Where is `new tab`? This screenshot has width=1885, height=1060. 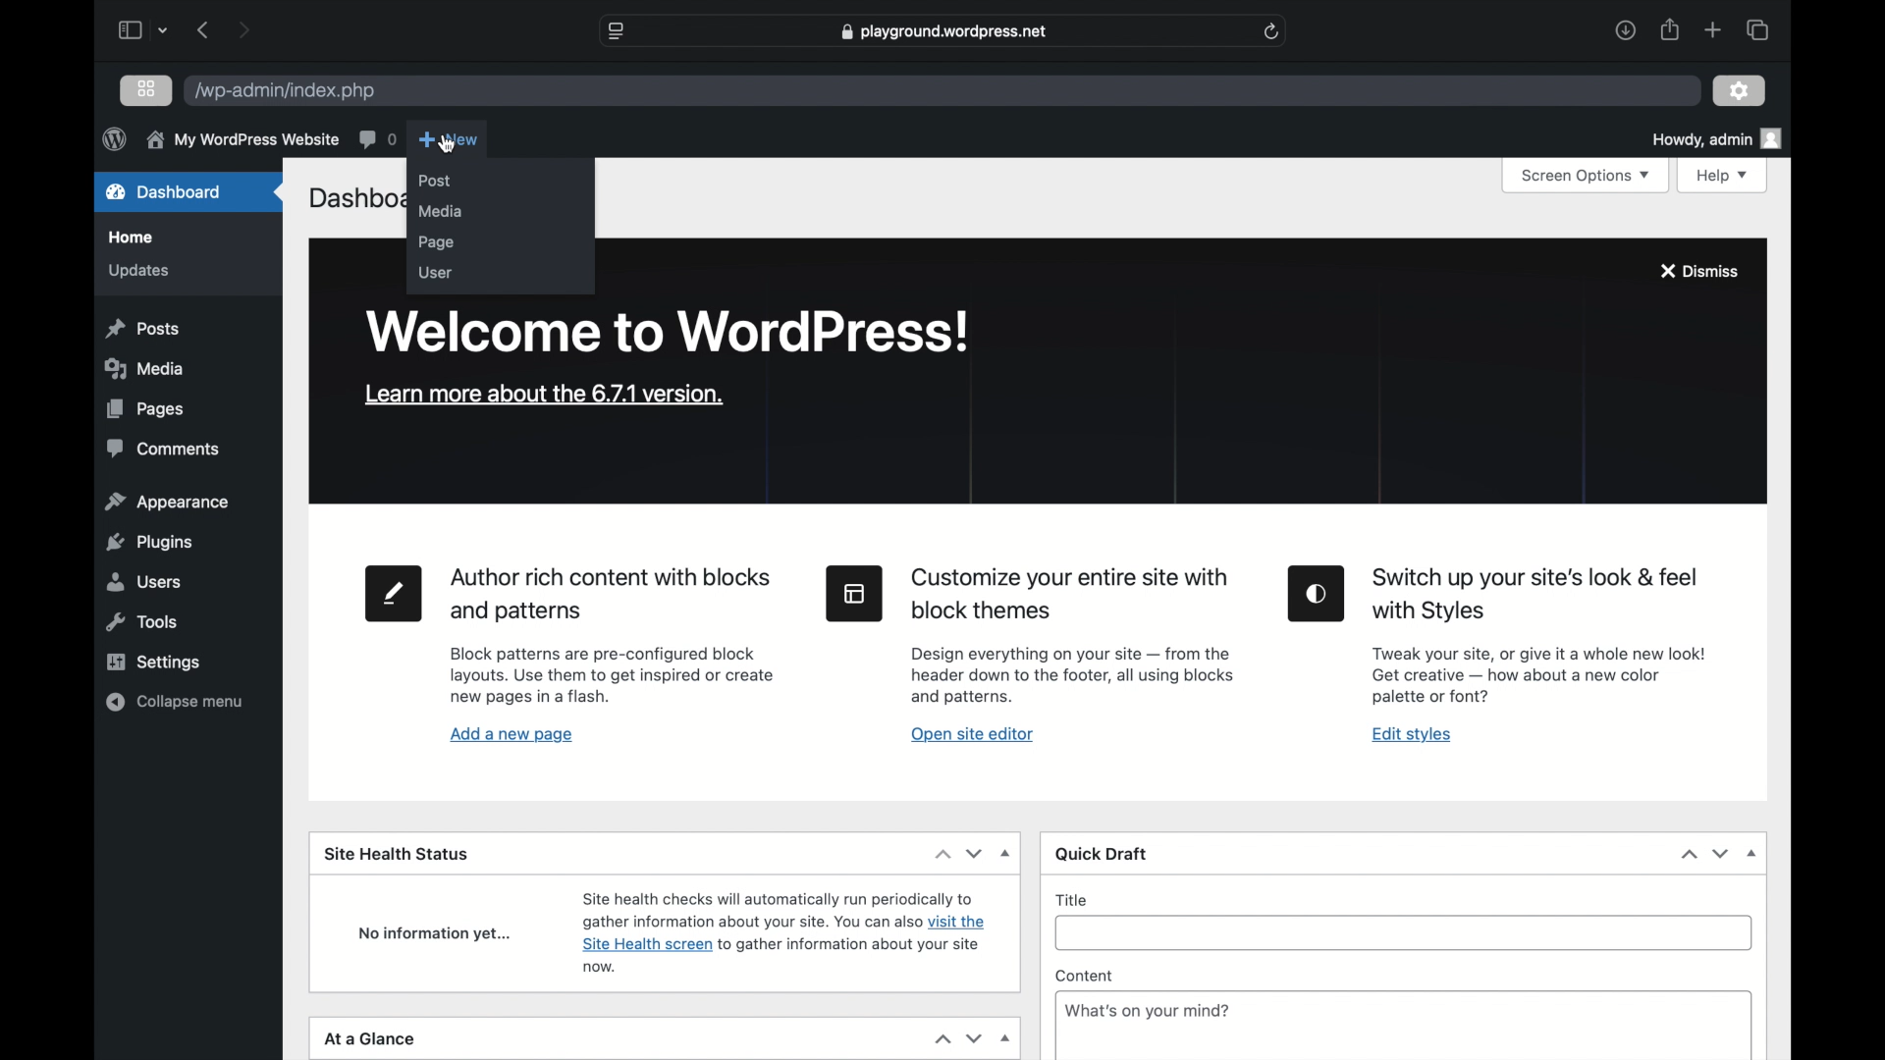
new tab is located at coordinates (1713, 29).